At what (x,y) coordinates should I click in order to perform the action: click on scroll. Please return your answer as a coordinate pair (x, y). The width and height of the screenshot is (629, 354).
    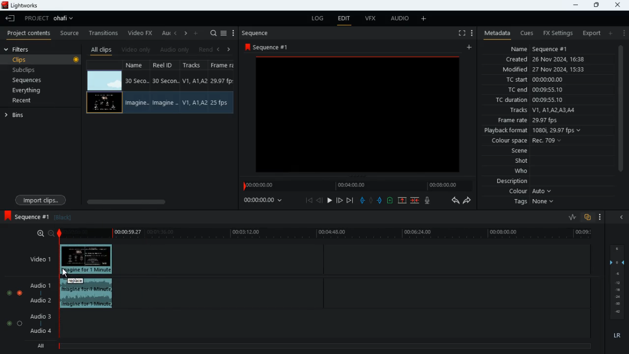
    Looking at the image, I should click on (620, 115).